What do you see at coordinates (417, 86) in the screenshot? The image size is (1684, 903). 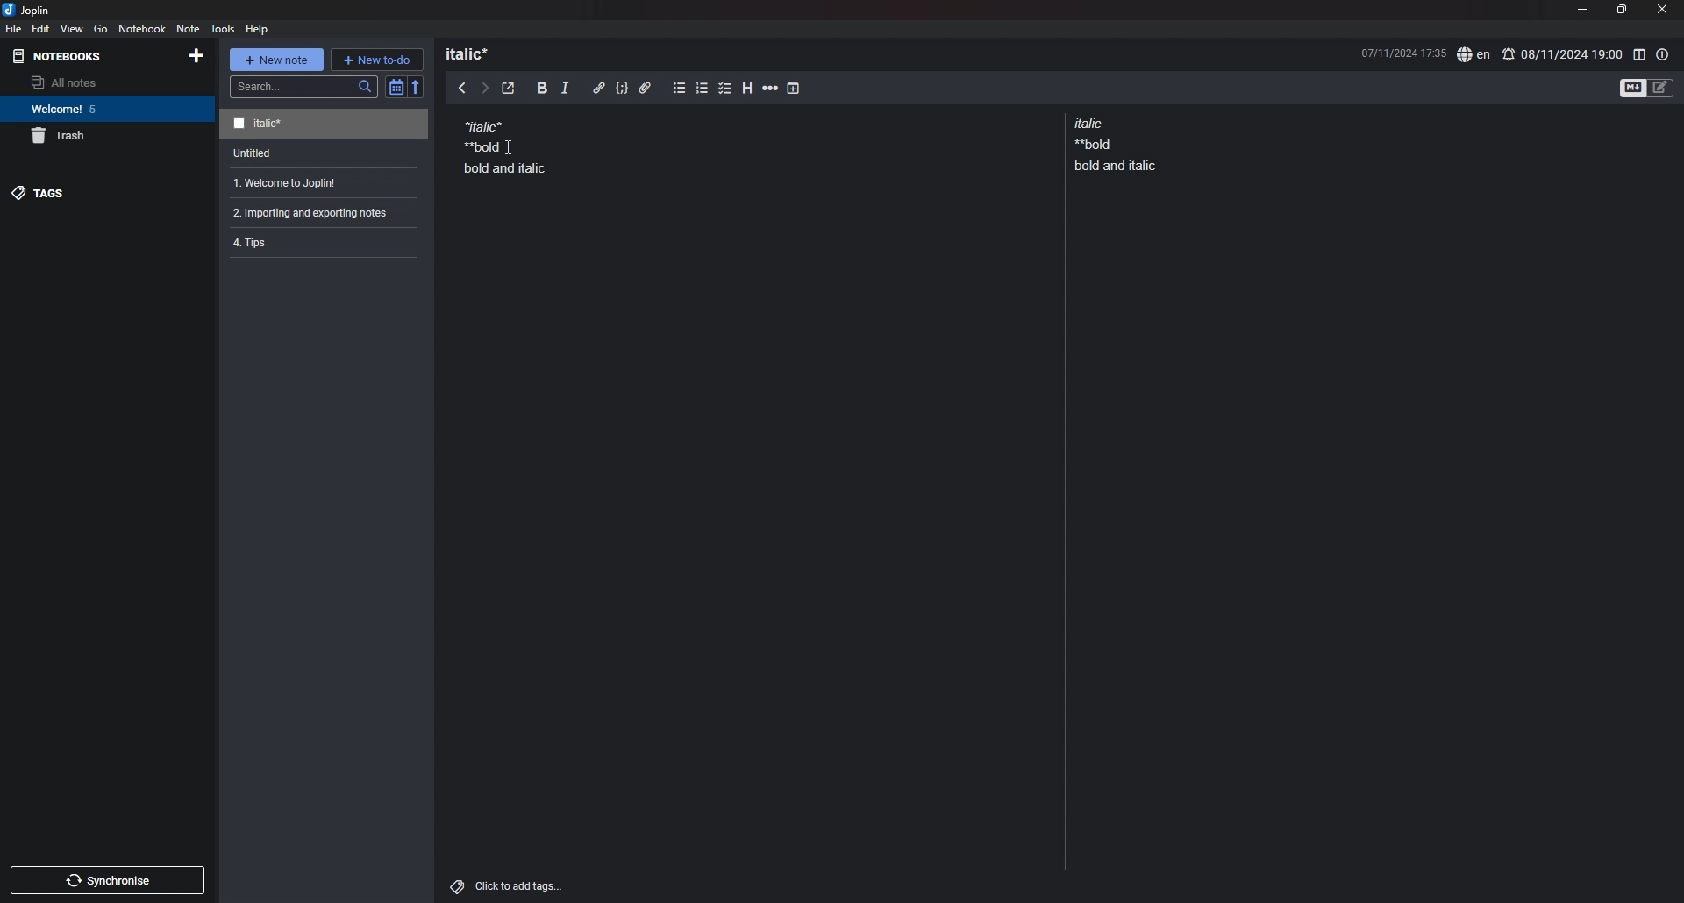 I see `reverse sort order` at bounding box center [417, 86].